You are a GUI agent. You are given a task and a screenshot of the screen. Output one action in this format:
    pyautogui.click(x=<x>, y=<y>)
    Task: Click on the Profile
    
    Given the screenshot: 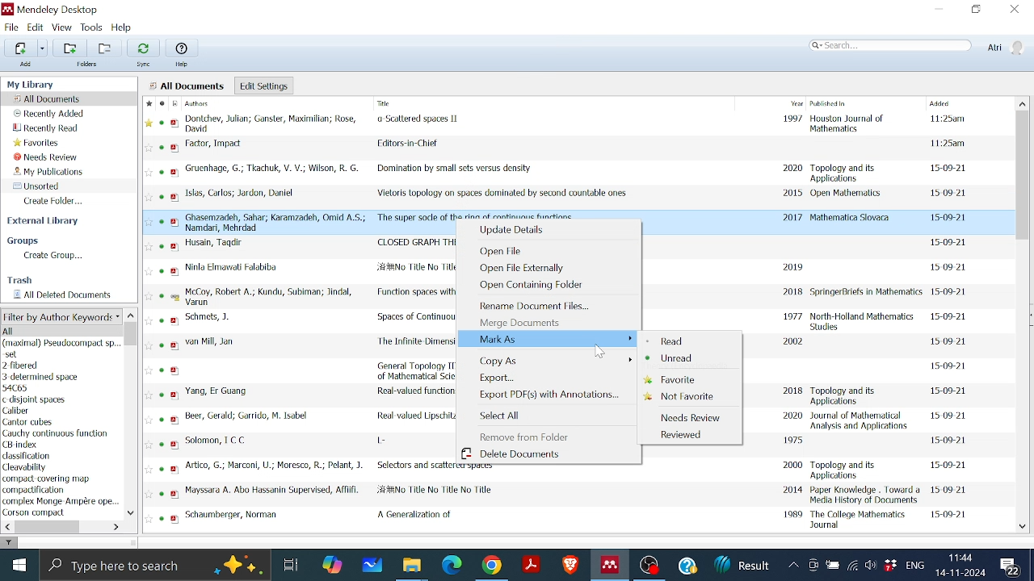 What is the action you would take?
    pyautogui.click(x=1006, y=47)
    